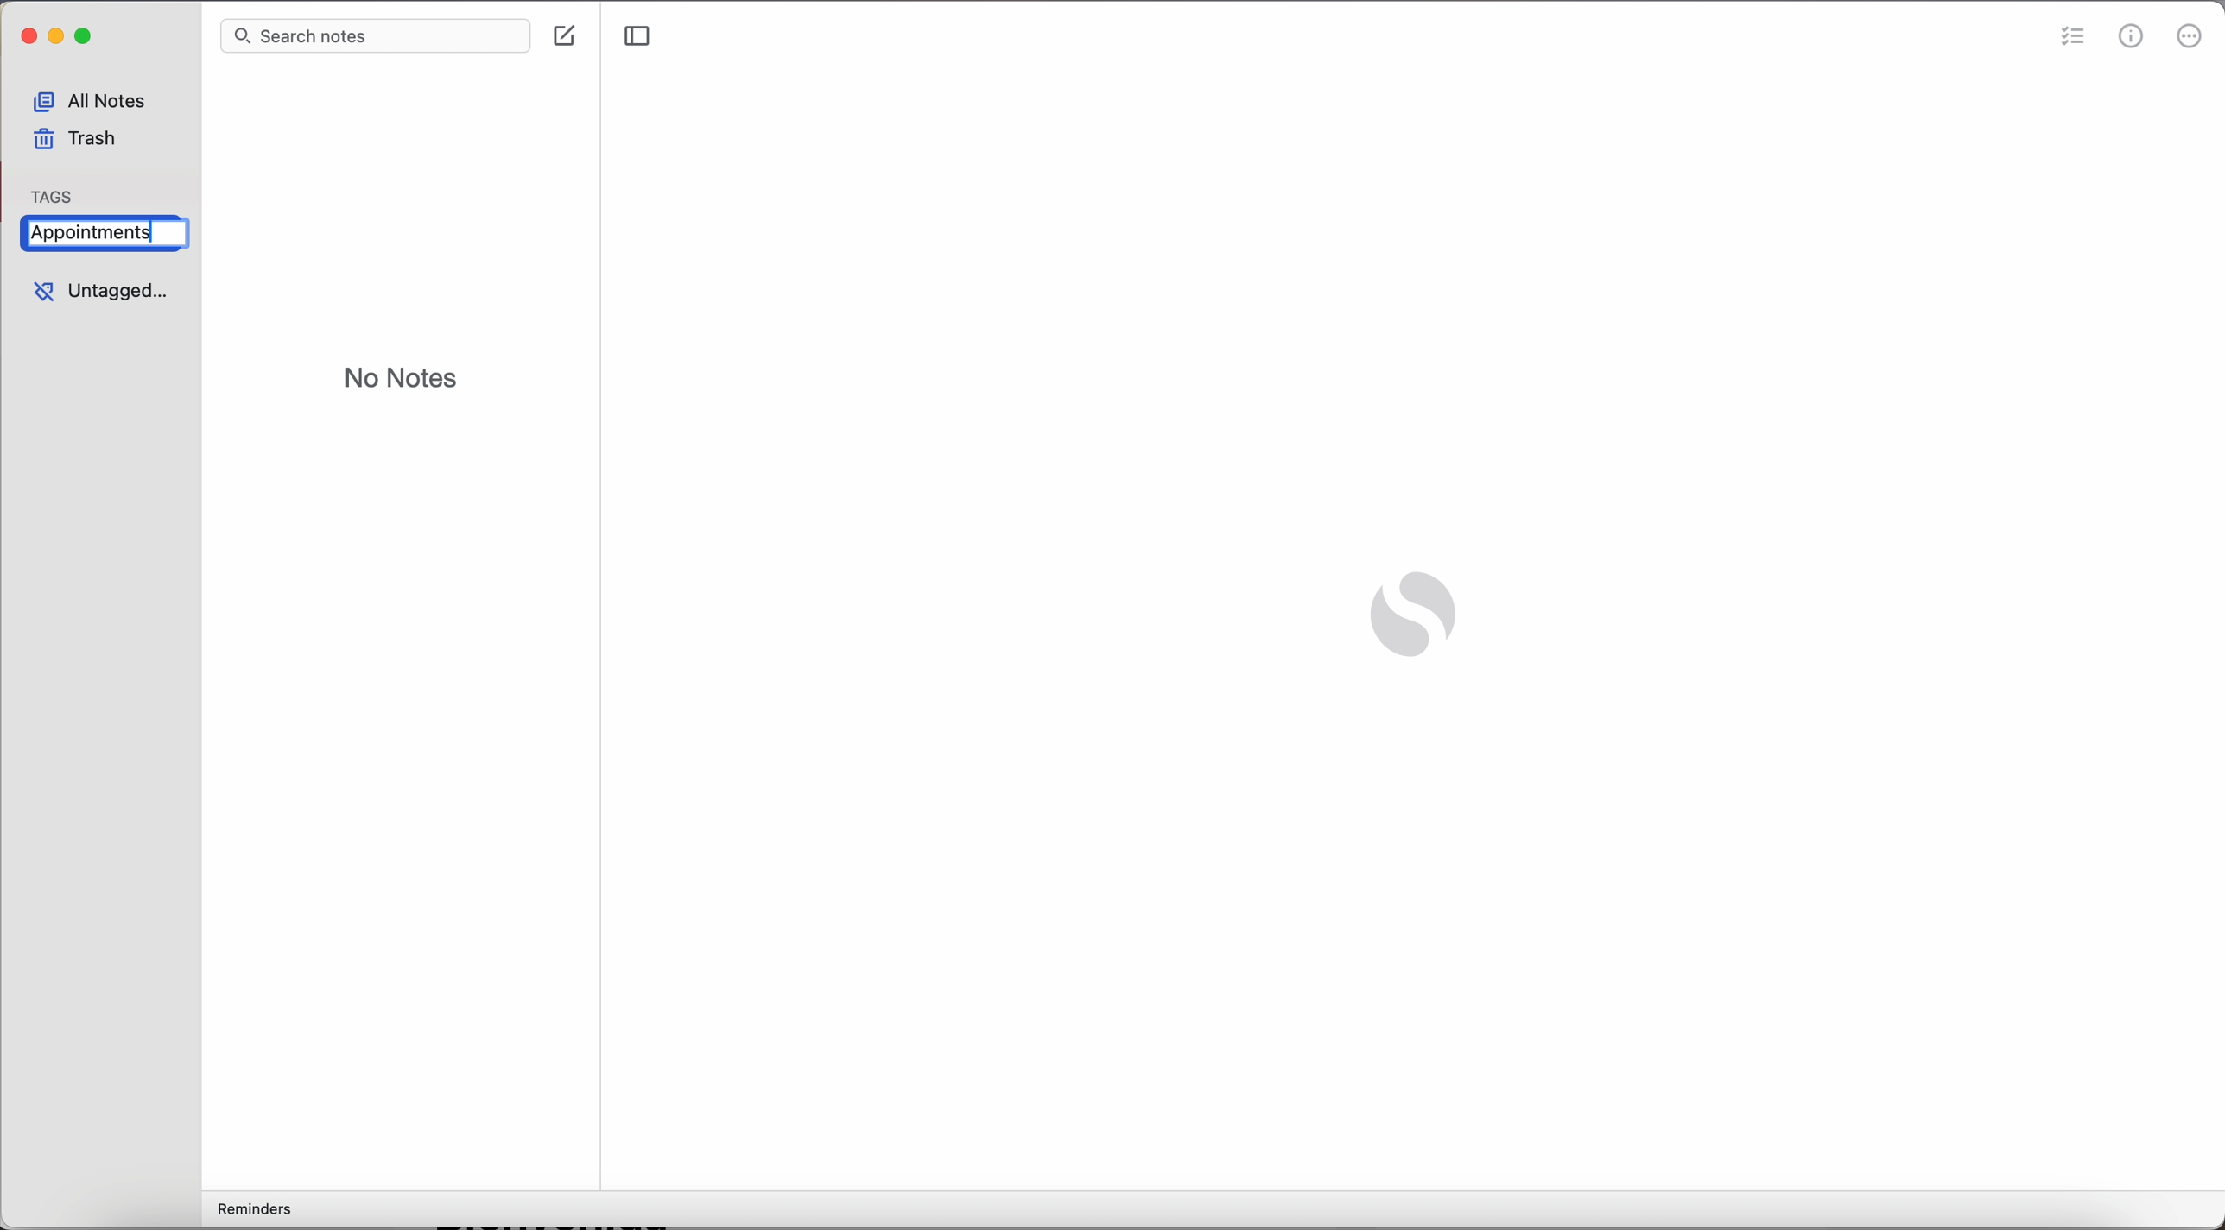 The image size is (2225, 1230). I want to click on new tag: appointments, so click(96, 235).